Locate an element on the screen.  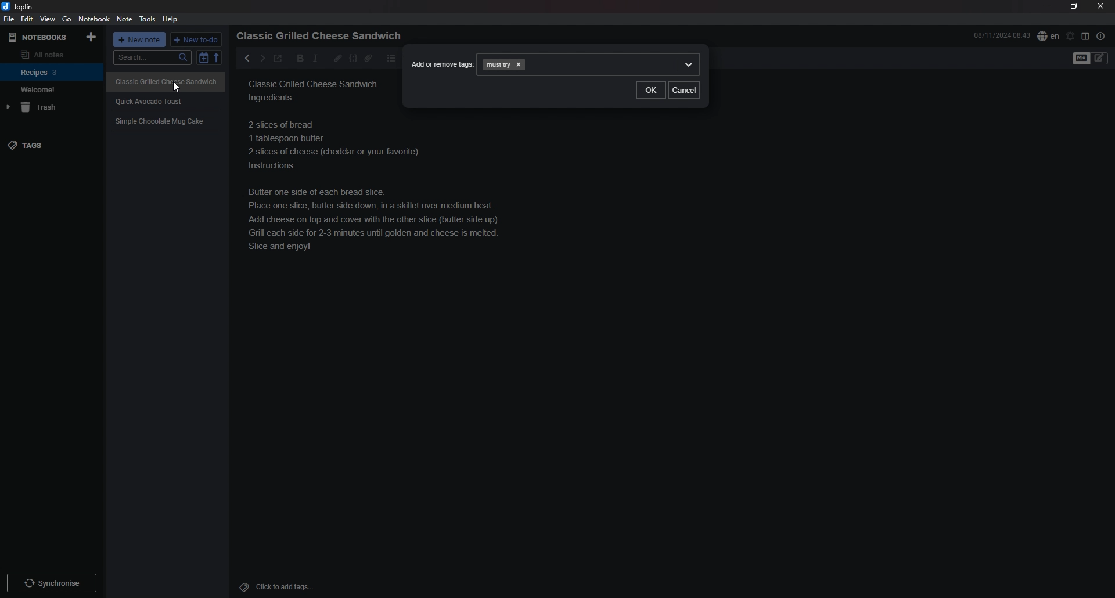
minimize is located at coordinates (1048, 6).